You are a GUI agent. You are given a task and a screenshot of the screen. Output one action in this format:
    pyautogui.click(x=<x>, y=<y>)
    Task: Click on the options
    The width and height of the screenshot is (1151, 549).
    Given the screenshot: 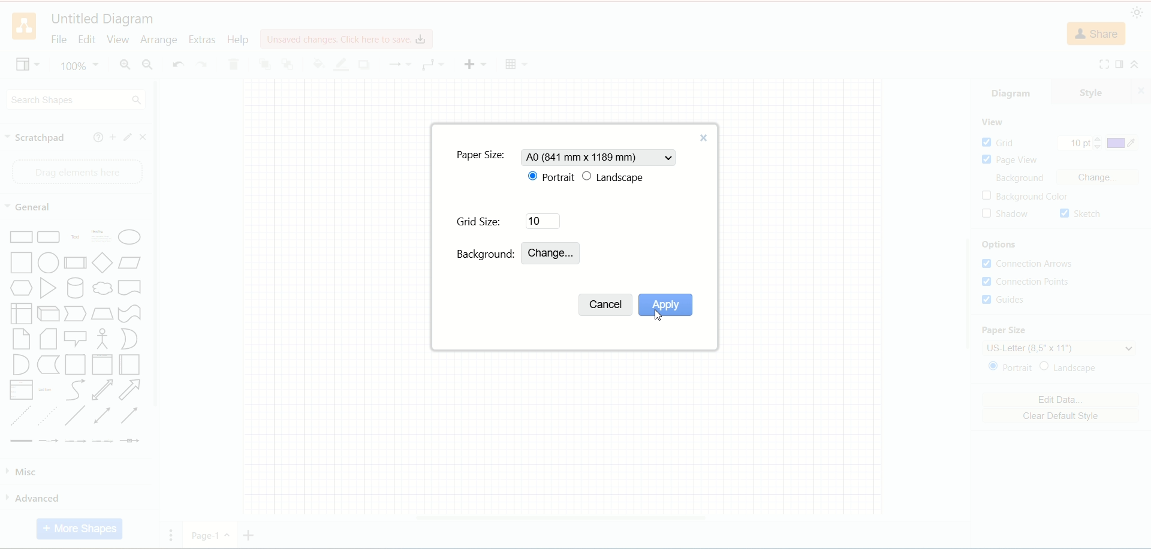 What is the action you would take?
    pyautogui.click(x=1007, y=246)
    